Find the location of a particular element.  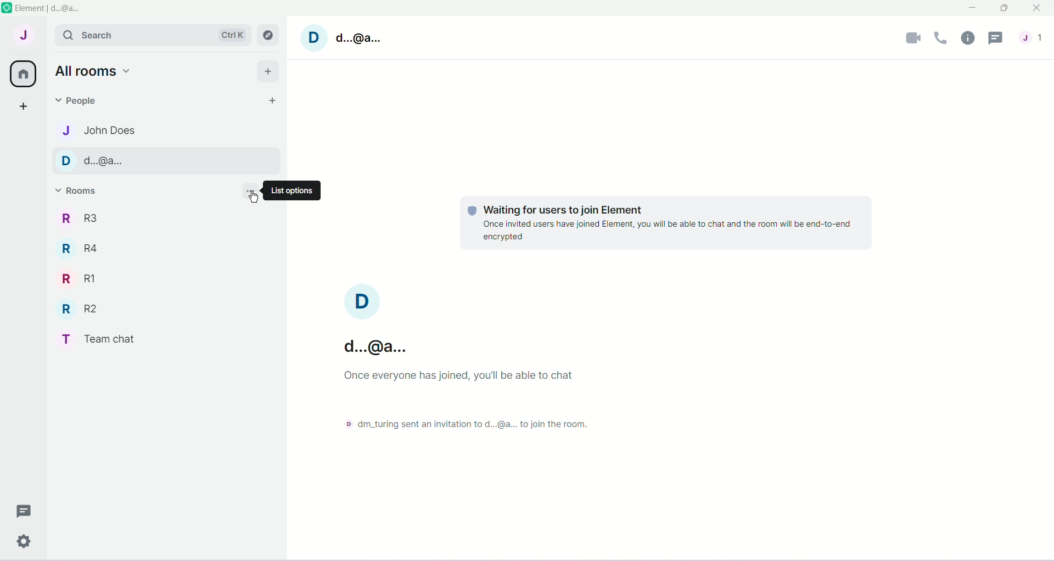

Room Name-r4 is located at coordinates (81, 248).